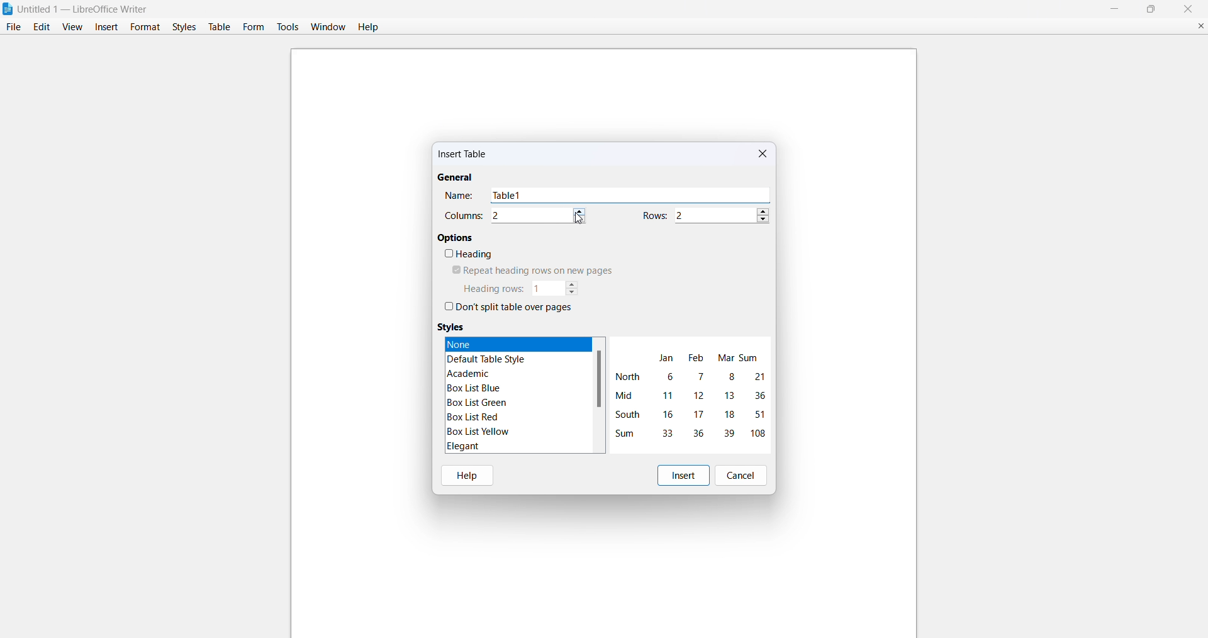 This screenshot has width=1208, height=638. What do you see at coordinates (655, 215) in the screenshot?
I see `rows` at bounding box center [655, 215].